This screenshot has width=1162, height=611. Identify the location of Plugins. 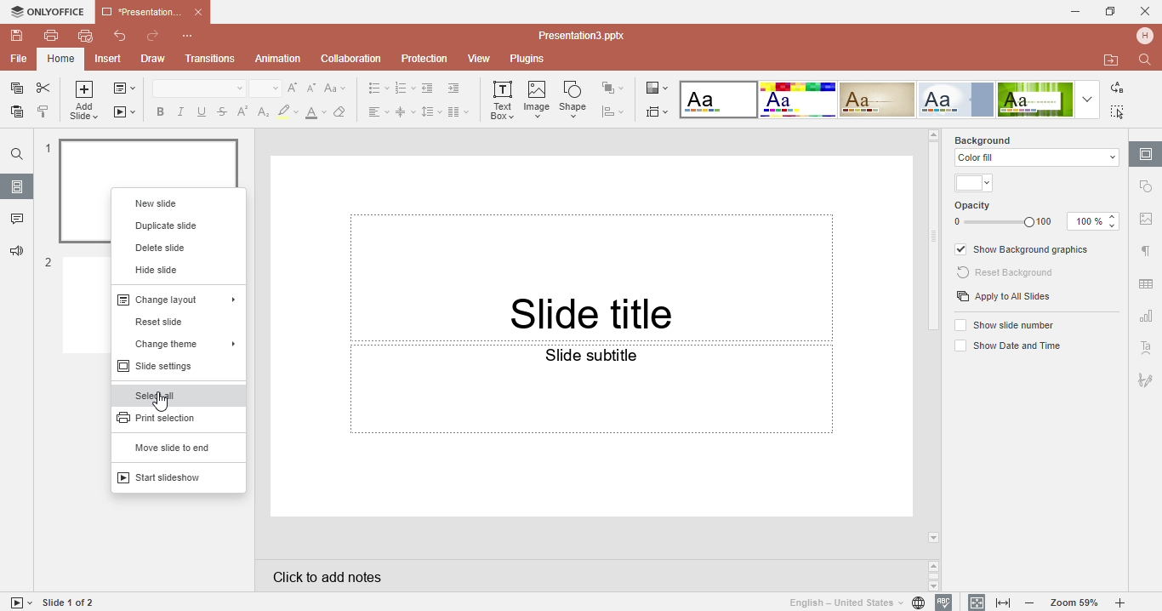
(535, 60).